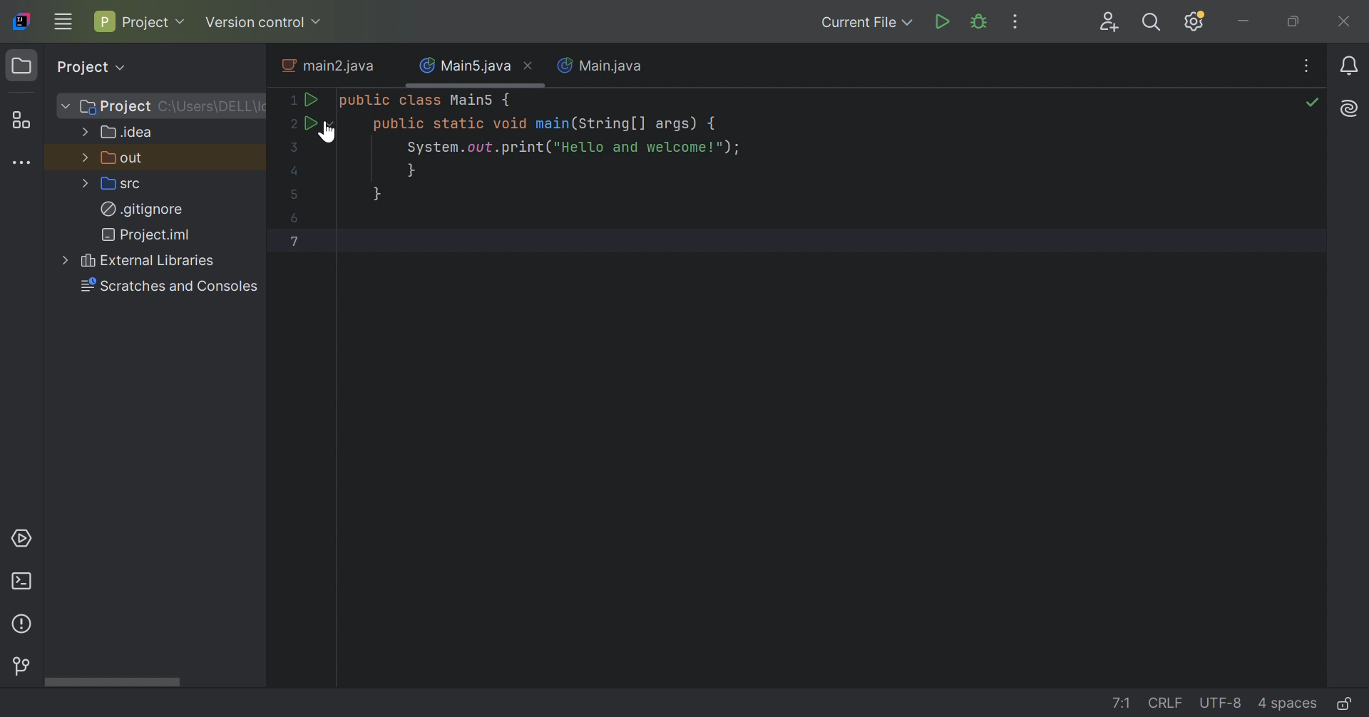 This screenshot has height=717, width=1369. What do you see at coordinates (314, 101) in the screenshot?
I see `Run` at bounding box center [314, 101].